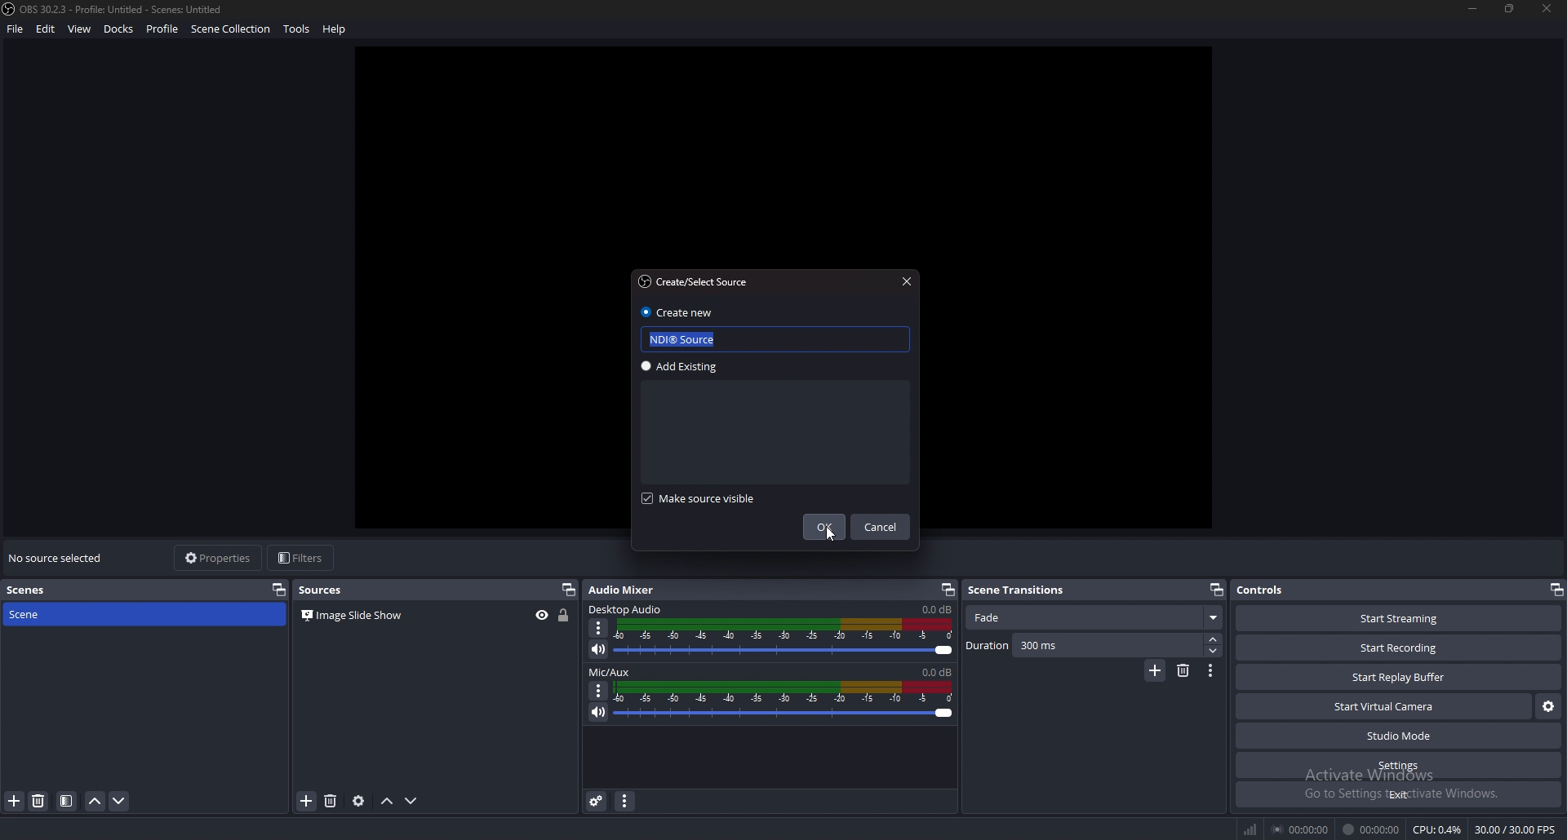  Describe the element at coordinates (16, 29) in the screenshot. I see `file` at that location.